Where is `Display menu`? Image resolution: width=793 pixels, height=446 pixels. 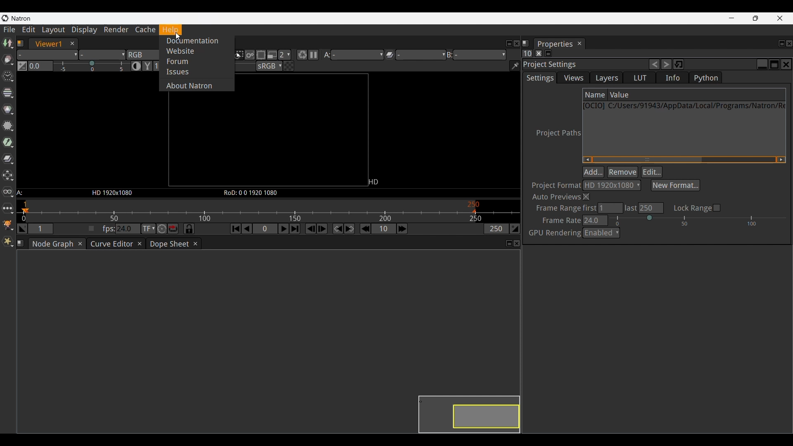 Display menu is located at coordinates (84, 30).